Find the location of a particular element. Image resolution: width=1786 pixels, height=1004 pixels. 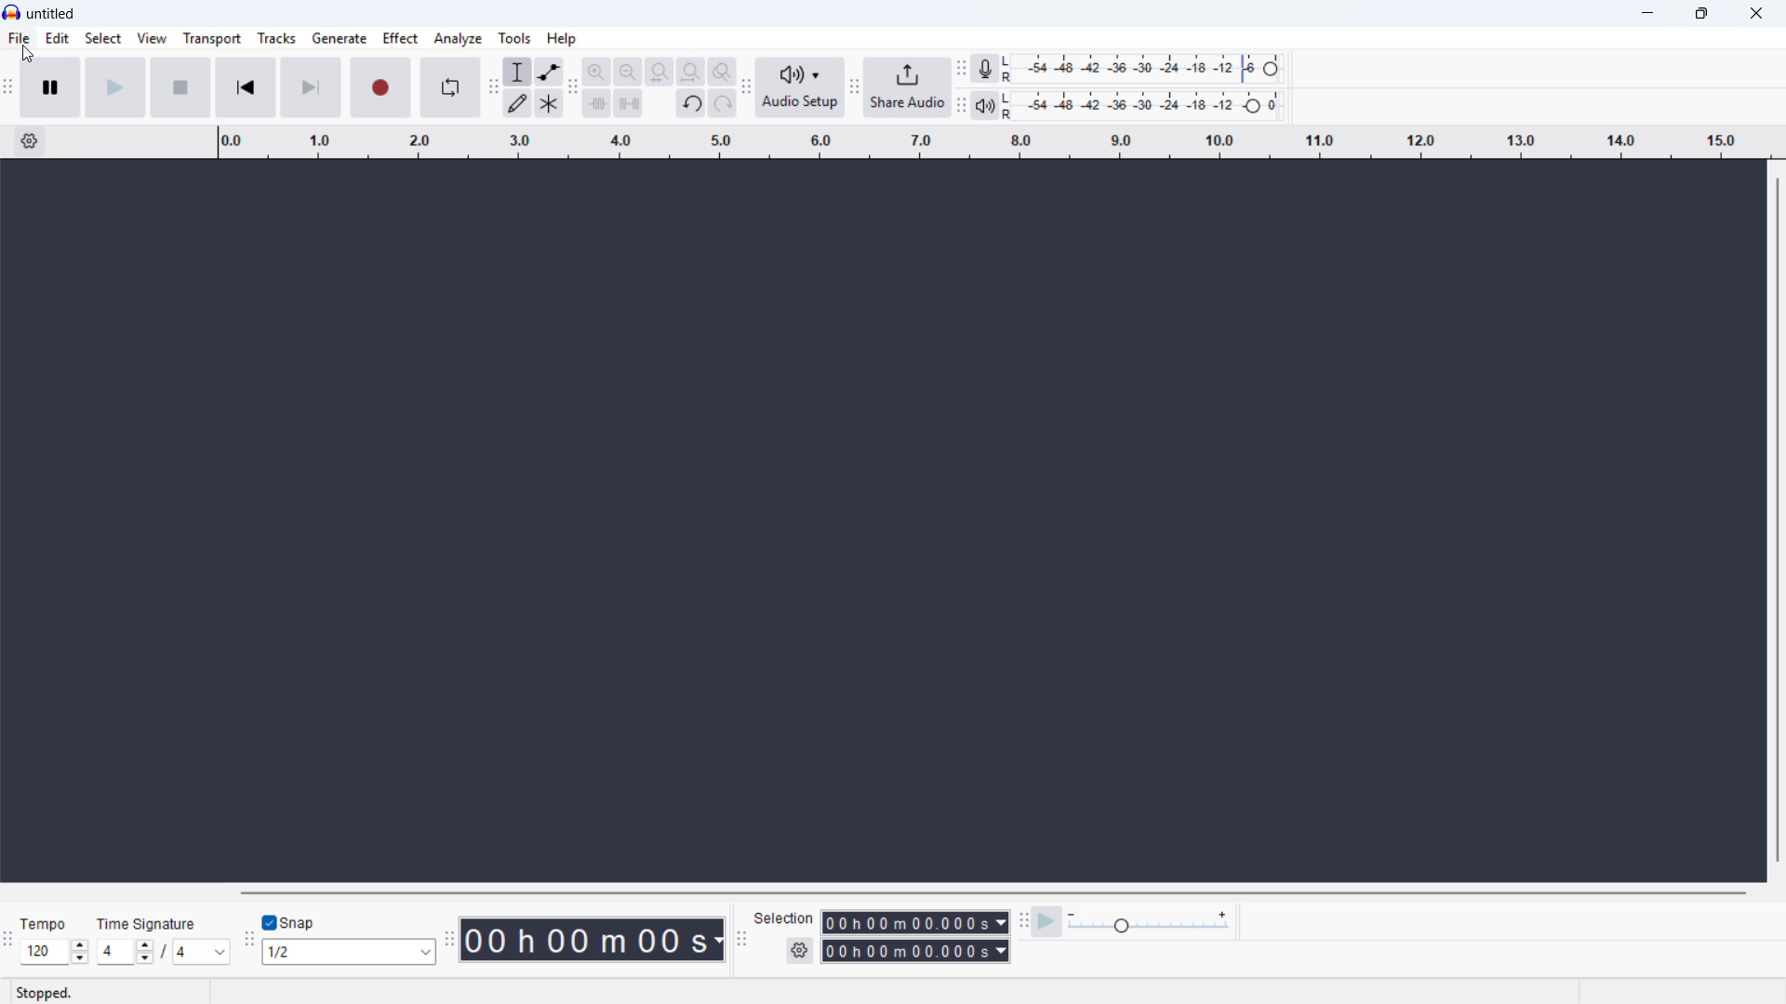

Skip to end  is located at coordinates (311, 88).